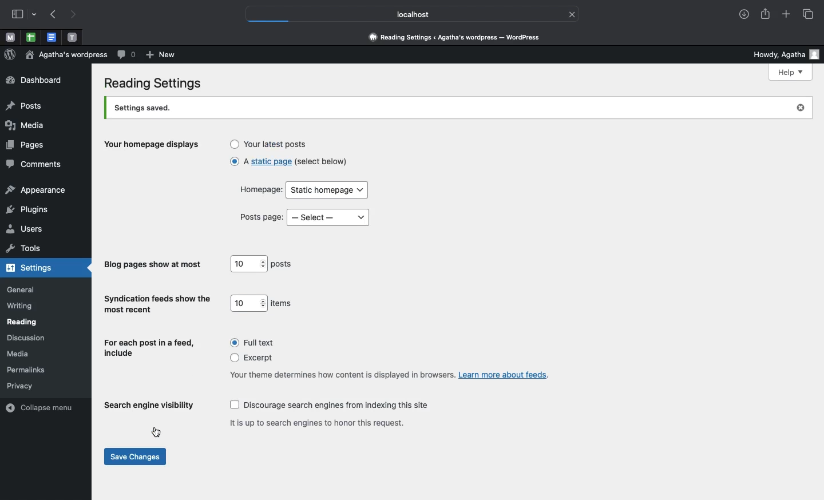 This screenshot has height=500, width=824. What do you see at coordinates (461, 38) in the screenshot?
I see `reading settings < agatha's wordpress - wordpress` at bounding box center [461, 38].